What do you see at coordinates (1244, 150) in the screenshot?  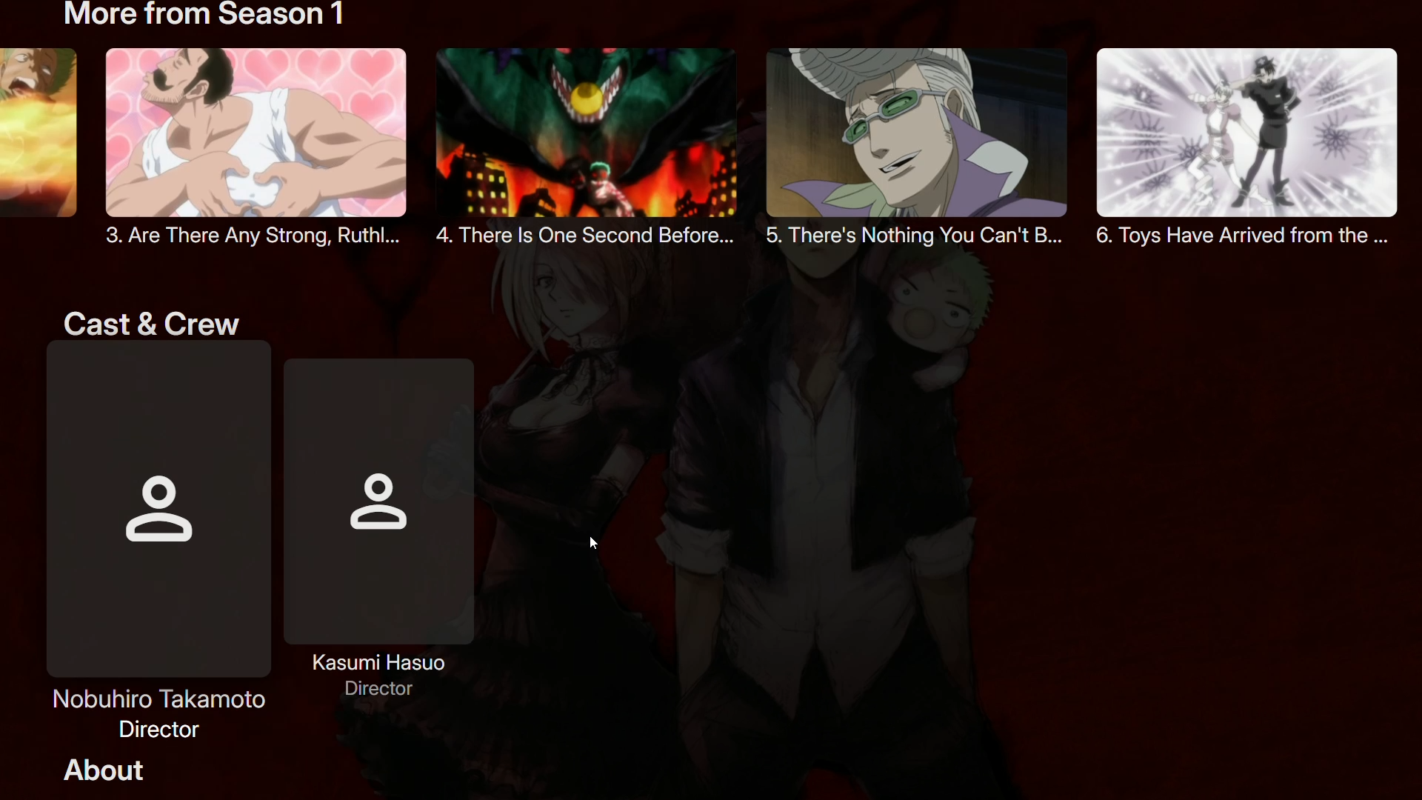 I see `Toys have arrived from the` at bounding box center [1244, 150].